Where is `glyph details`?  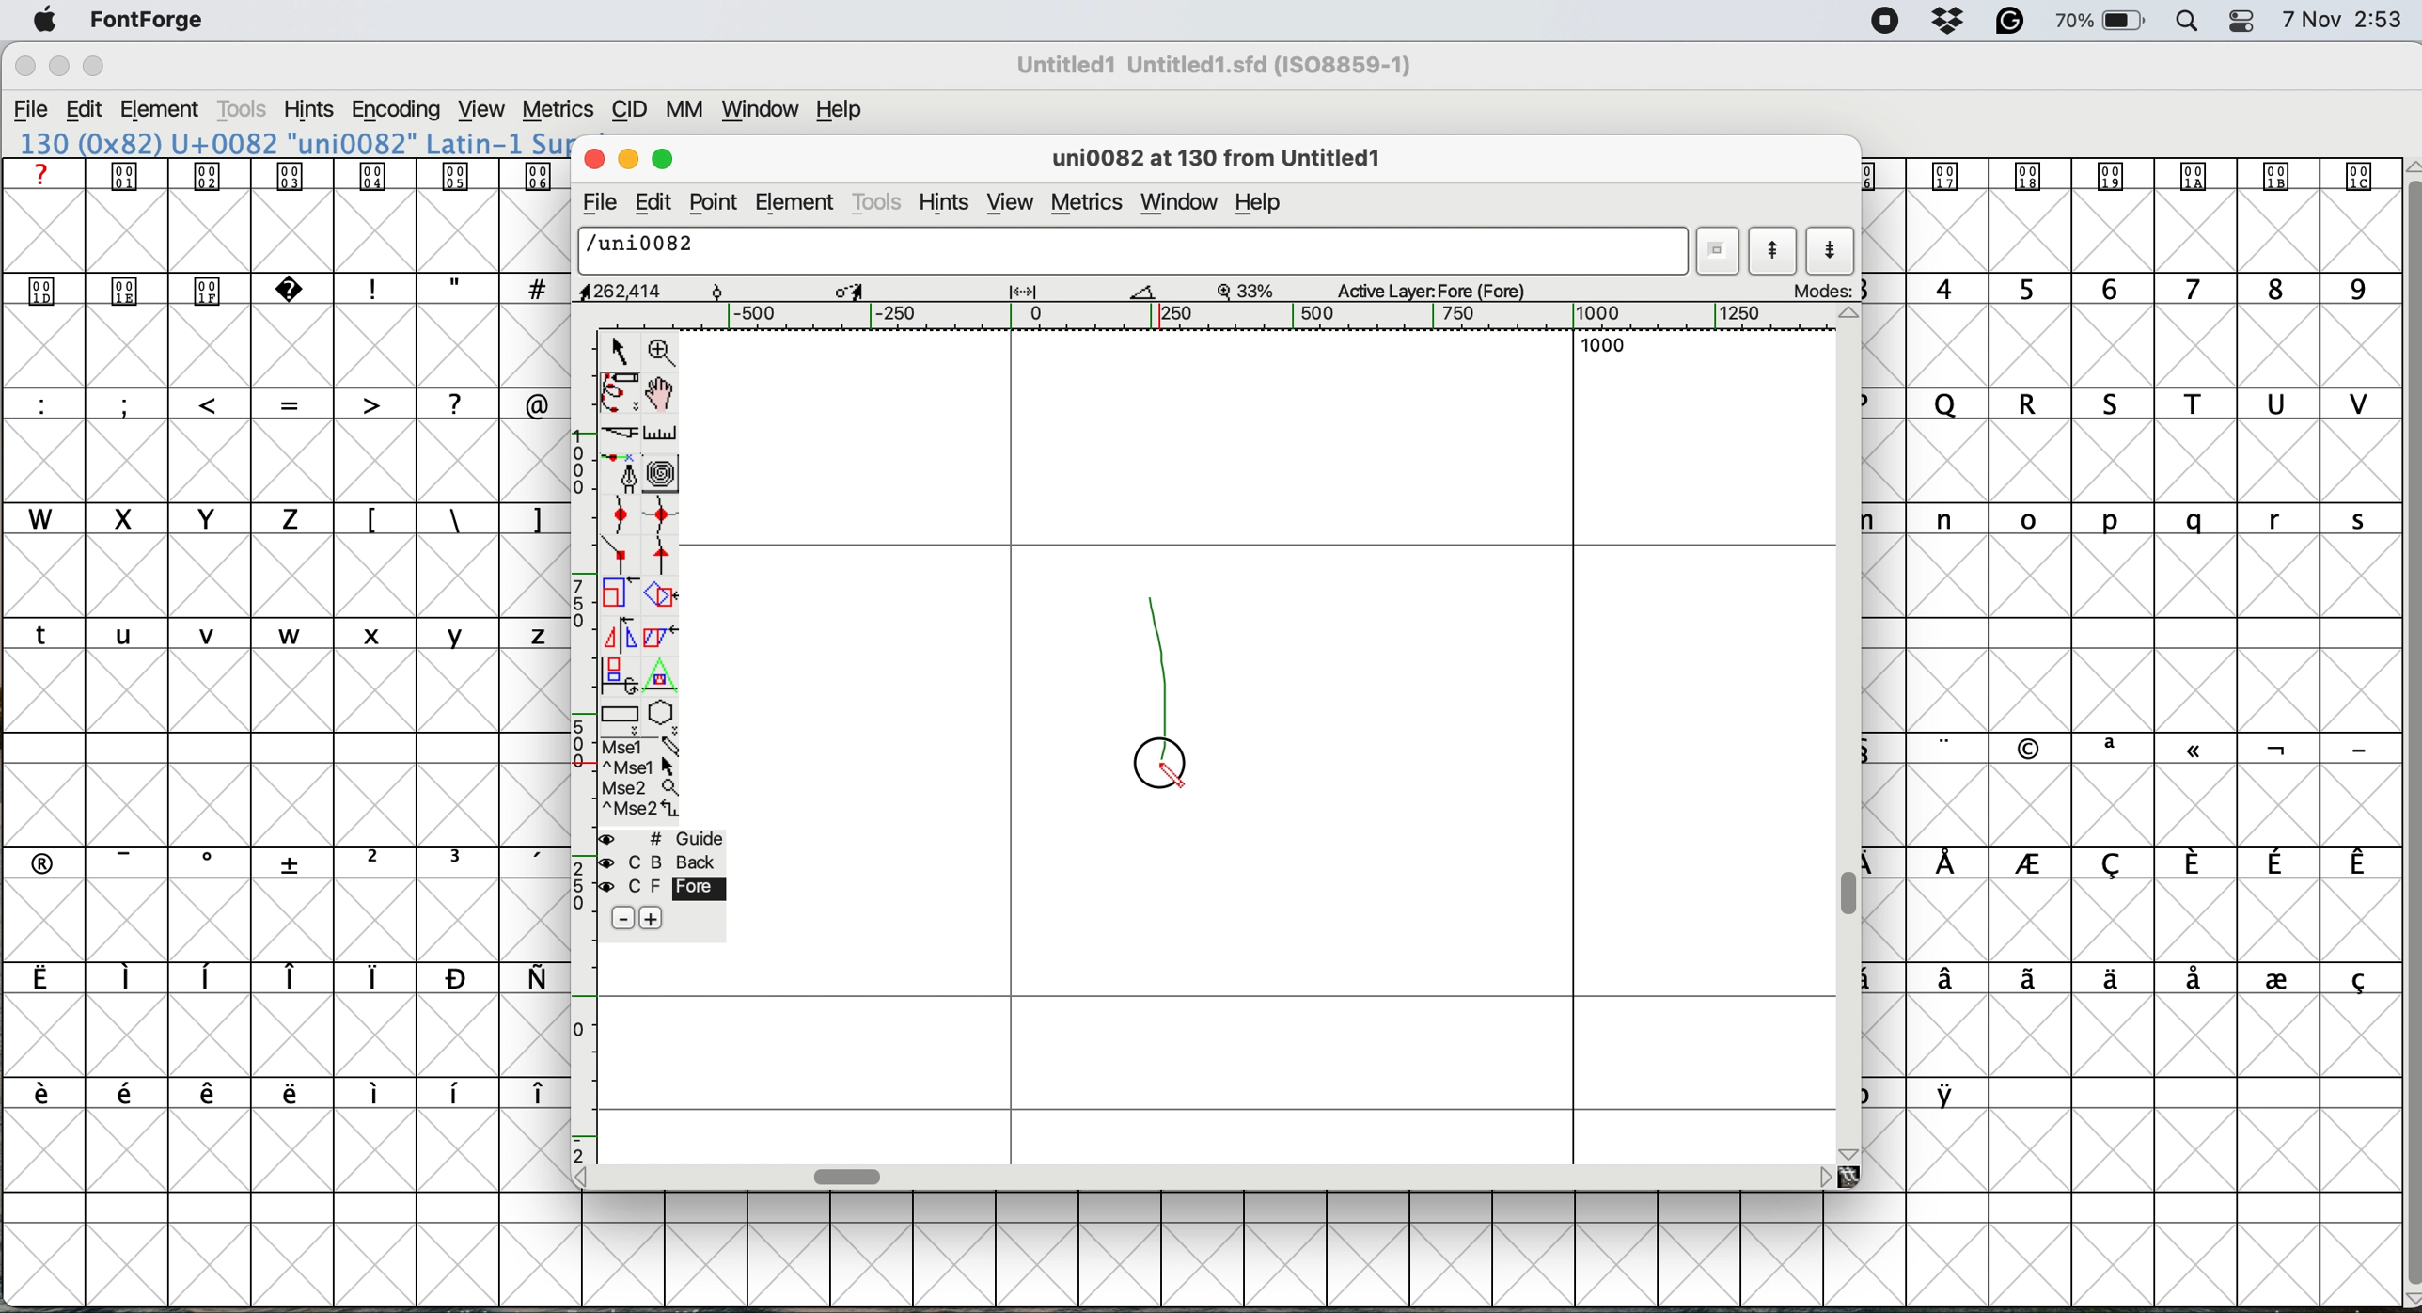 glyph details is located at coordinates (872, 292).